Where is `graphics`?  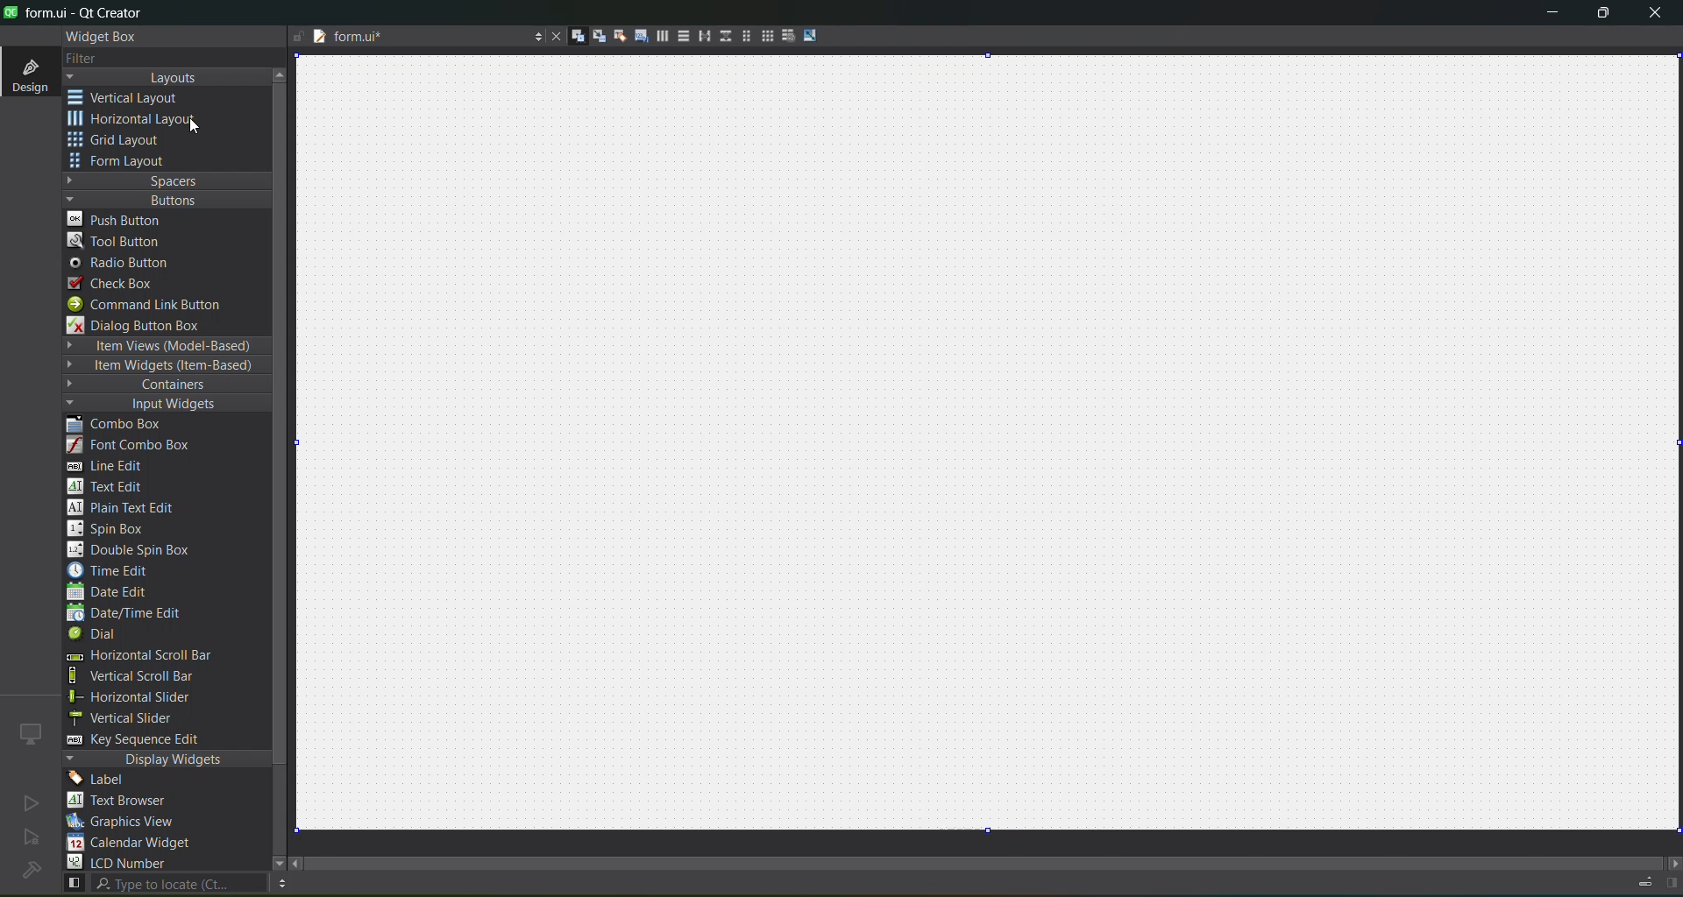
graphics is located at coordinates (128, 821).